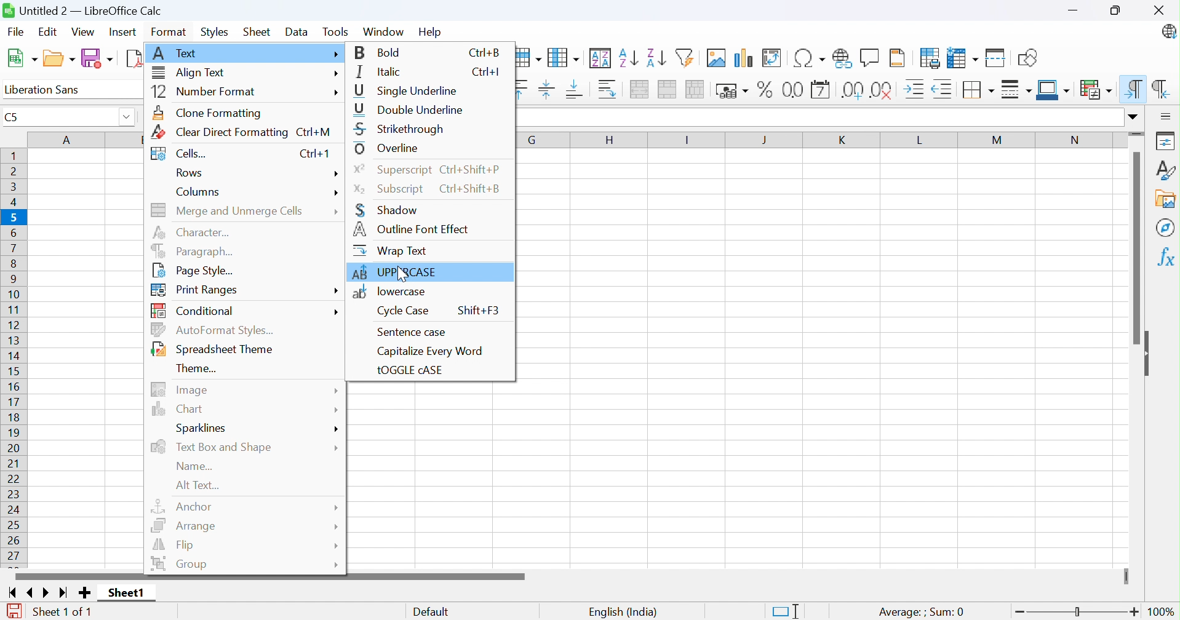  Describe the element at coordinates (65, 613) in the screenshot. I see `Sheet 1 of 1` at that location.